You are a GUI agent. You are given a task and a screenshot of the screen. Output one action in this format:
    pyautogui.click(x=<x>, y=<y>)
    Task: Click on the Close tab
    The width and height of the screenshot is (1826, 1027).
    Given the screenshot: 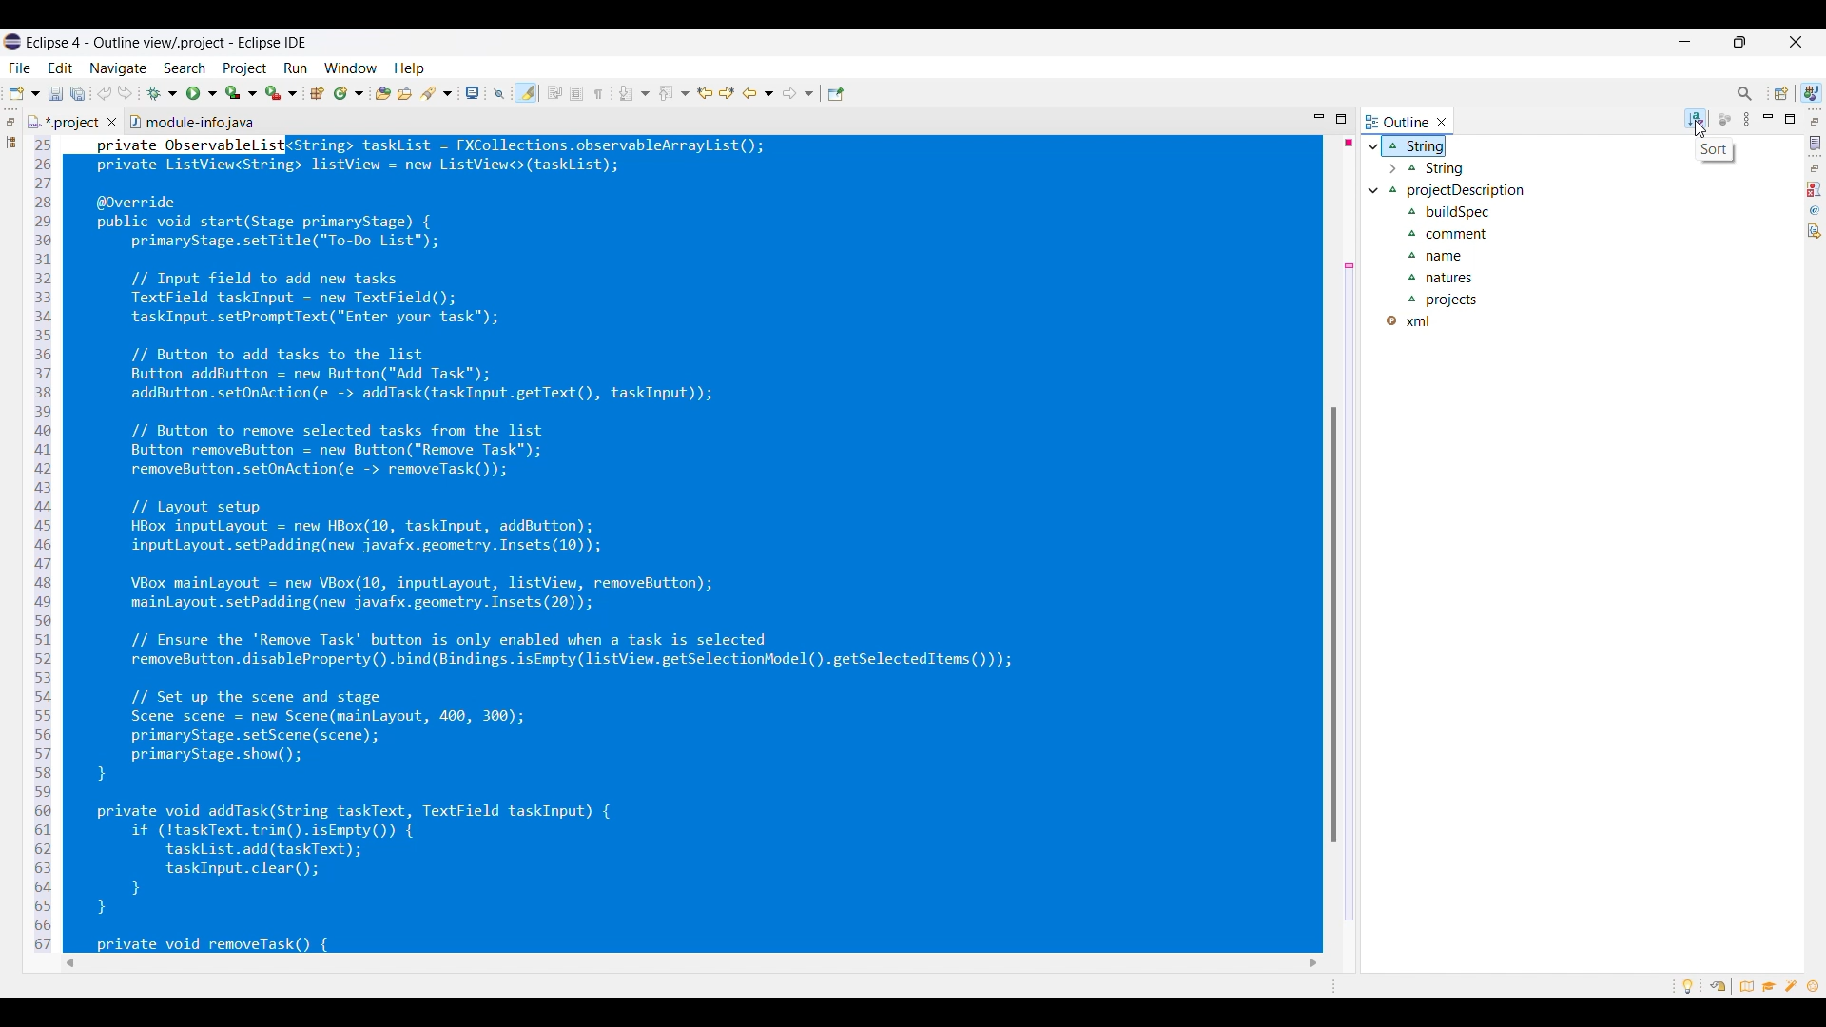 What is the action you would take?
    pyautogui.click(x=112, y=122)
    